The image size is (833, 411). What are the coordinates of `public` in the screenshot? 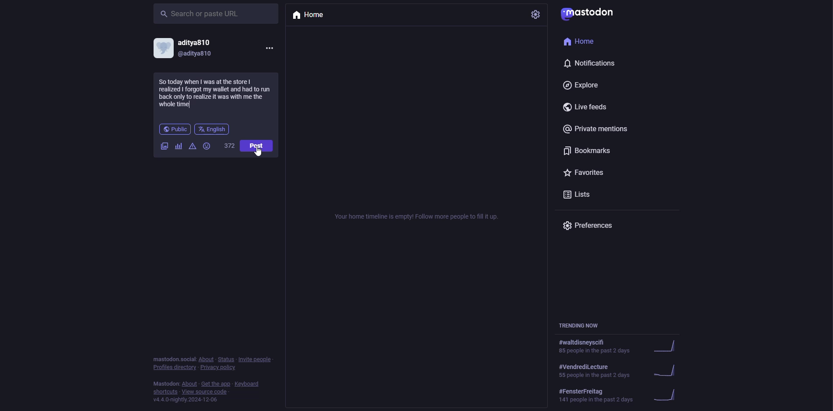 It's located at (174, 129).